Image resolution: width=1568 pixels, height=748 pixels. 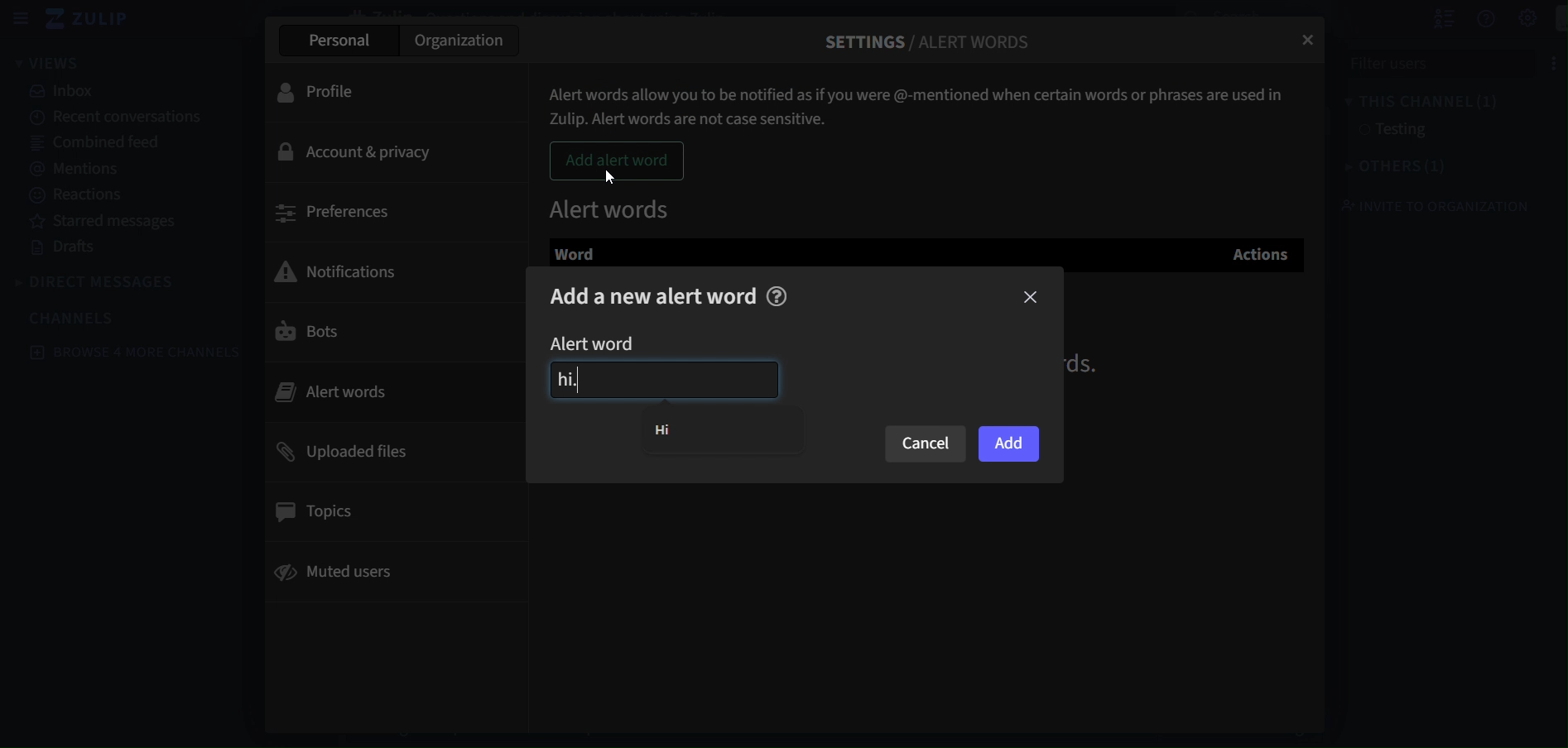 What do you see at coordinates (100, 280) in the screenshot?
I see `direct messages` at bounding box center [100, 280].